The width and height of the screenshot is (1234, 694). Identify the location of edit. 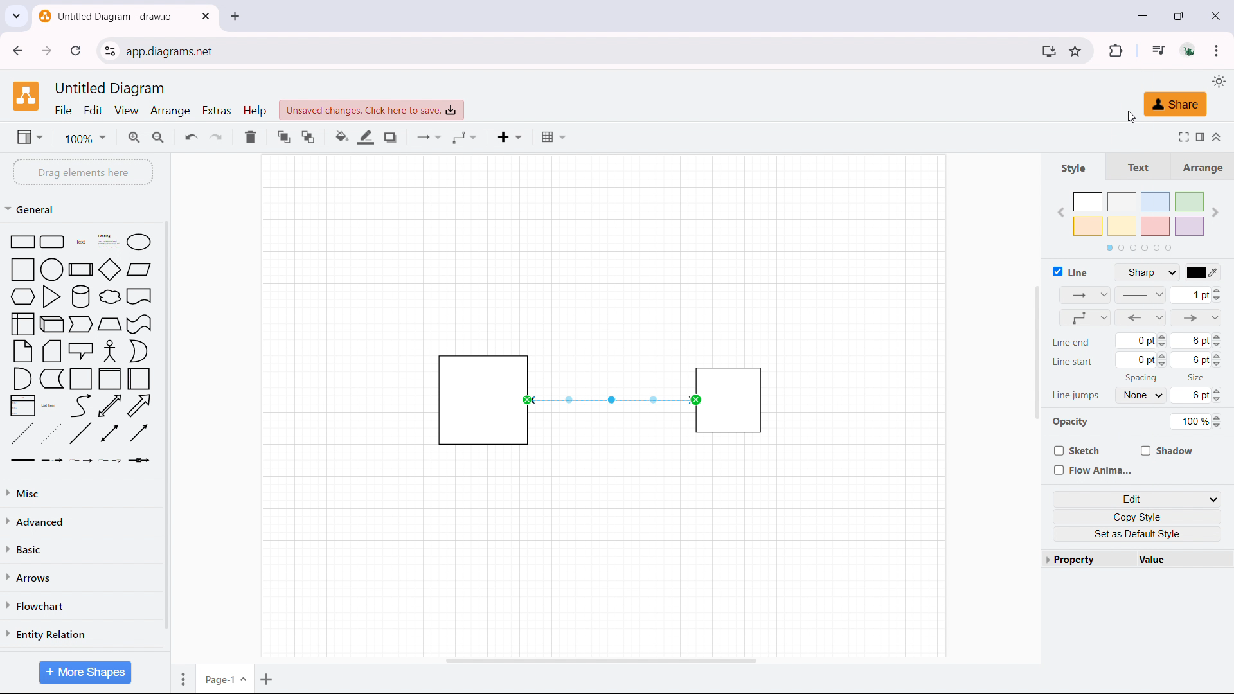
(94, 111).